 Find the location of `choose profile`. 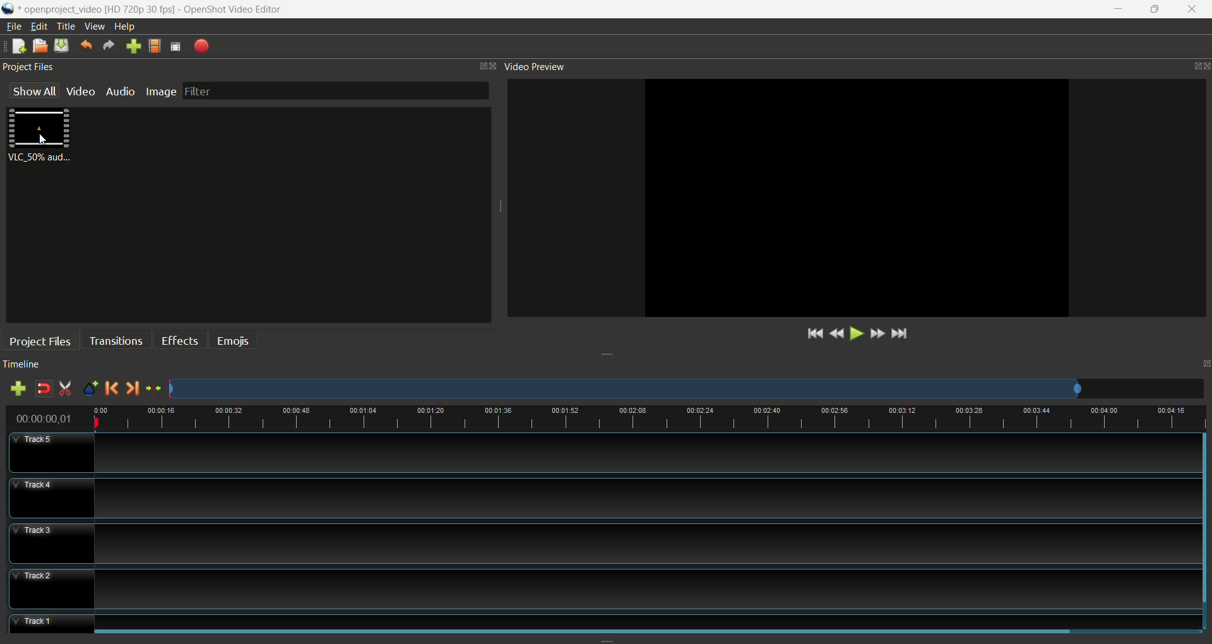

choose profile is located at coordinates (154, 46).